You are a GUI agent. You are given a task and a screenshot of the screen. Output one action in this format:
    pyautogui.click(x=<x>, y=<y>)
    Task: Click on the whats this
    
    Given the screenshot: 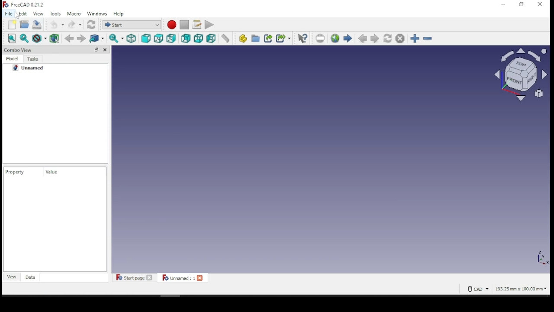 What is the action you would take?
    pyautogui.click(x=303, y=38)
    